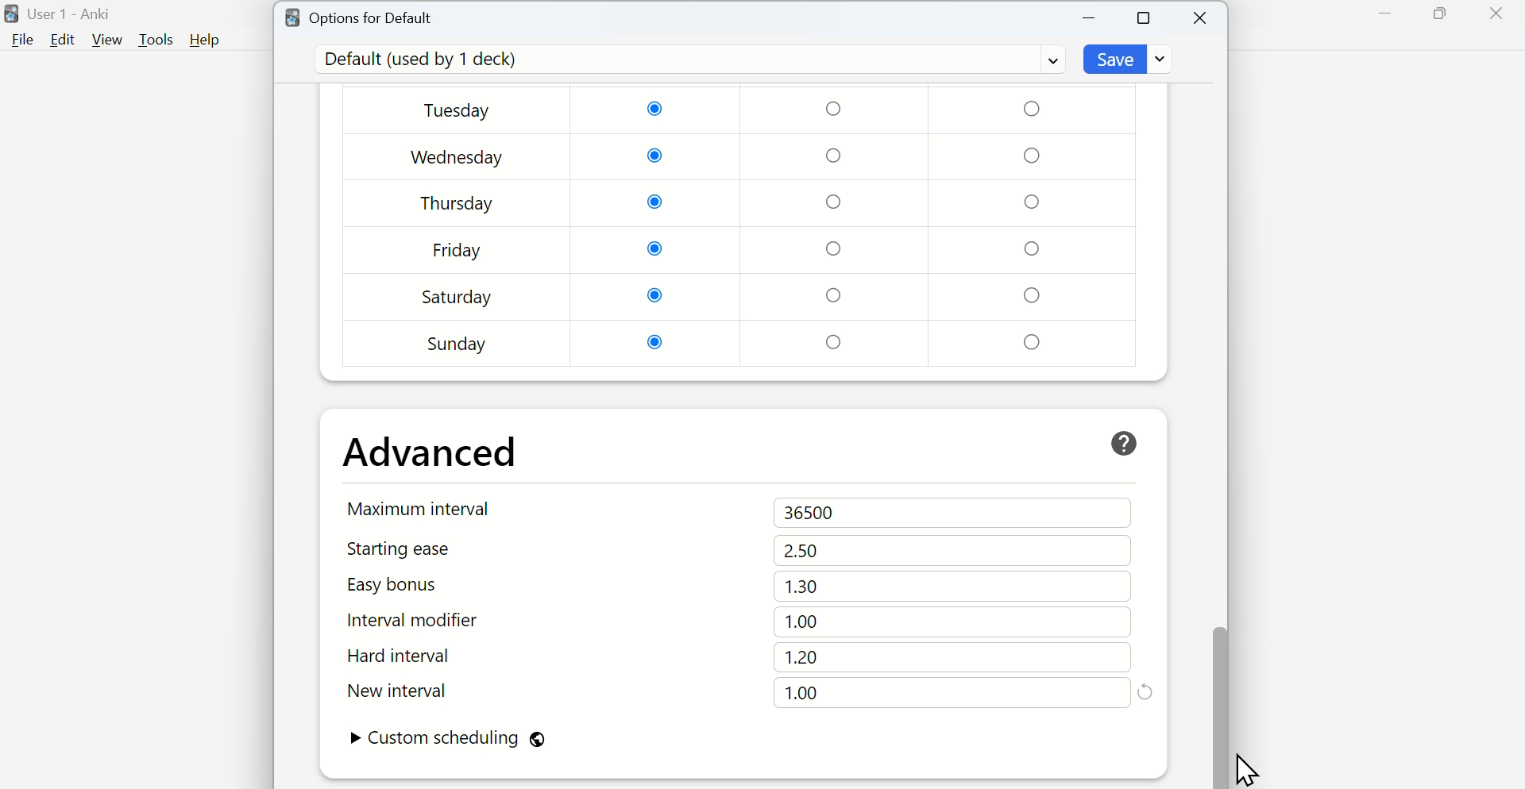 Image resolution: width=1525 pixels, height=789 pixels. Describe the element at coordinates (1218, 410) in the screenshot. I see `Vertical scroll bar` at that location.